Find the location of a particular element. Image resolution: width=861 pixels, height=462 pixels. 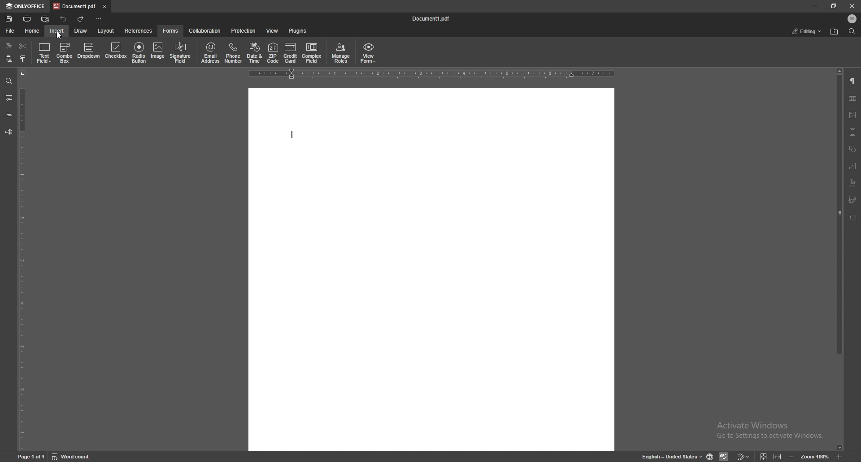

text field is located at coordinates (45, 53).